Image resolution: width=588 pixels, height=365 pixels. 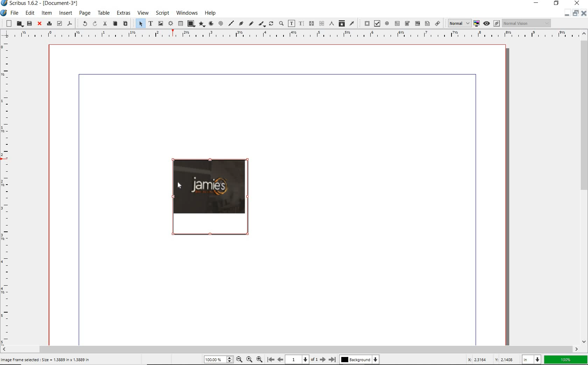 I want to click on VIEW, so click(x=143, y=12).